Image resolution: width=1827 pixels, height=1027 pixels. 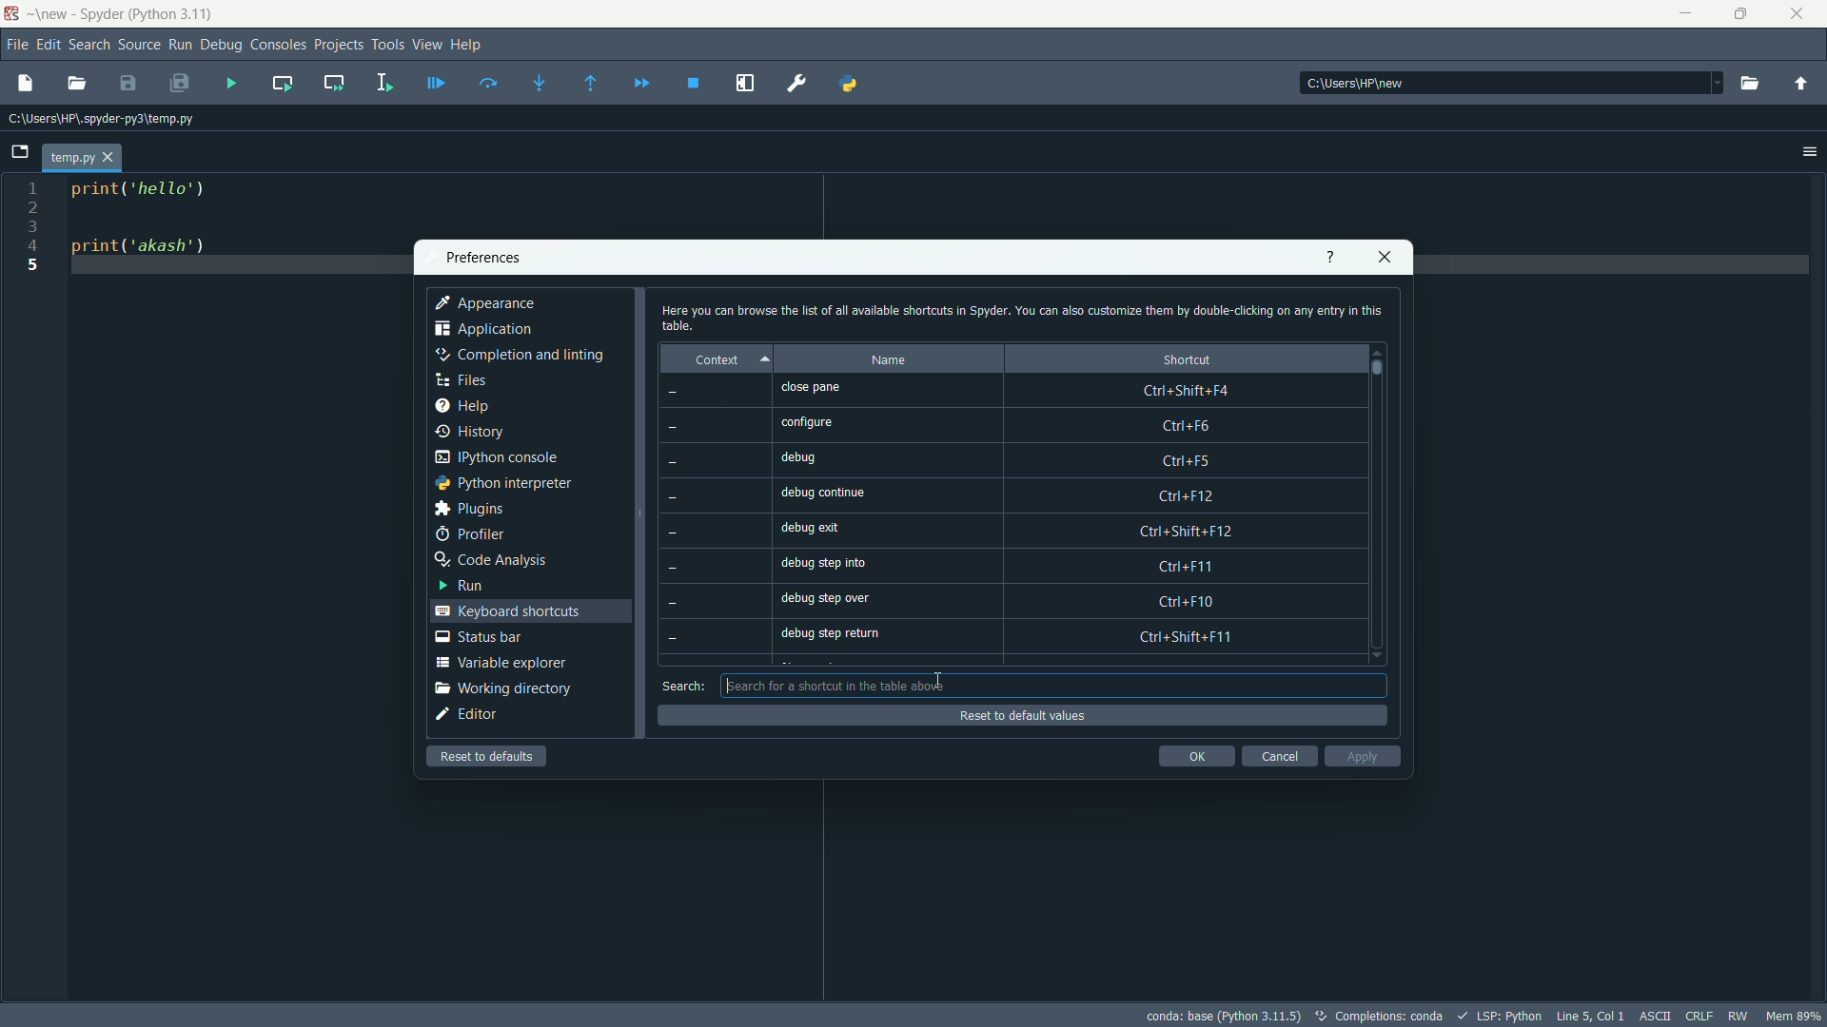 What do you see at coordinates (500, 663) in the screenshot?
I see `variable explore` at bounding box center [500, 663].